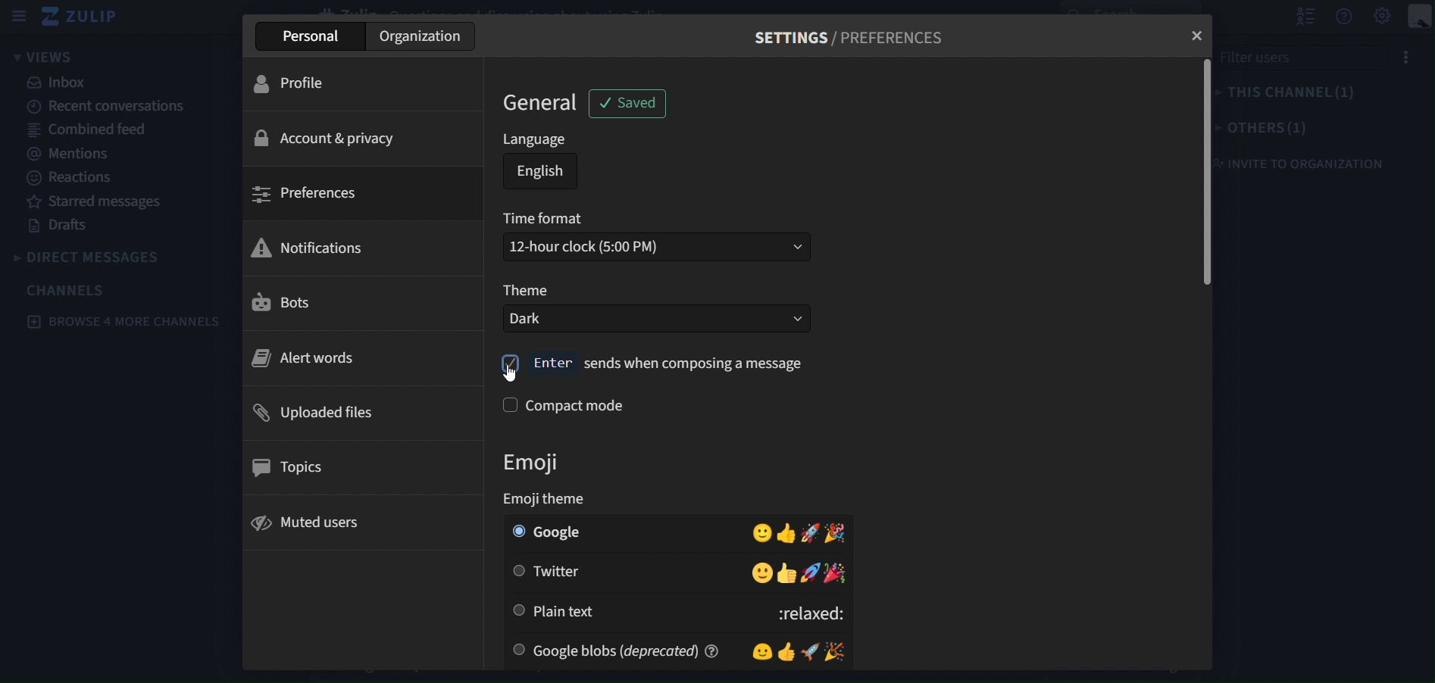 The height and width of the screenshot is (683, 1435). Describe the element at coordinates (311, 36) in the screenshot. I see `personal` at that location.